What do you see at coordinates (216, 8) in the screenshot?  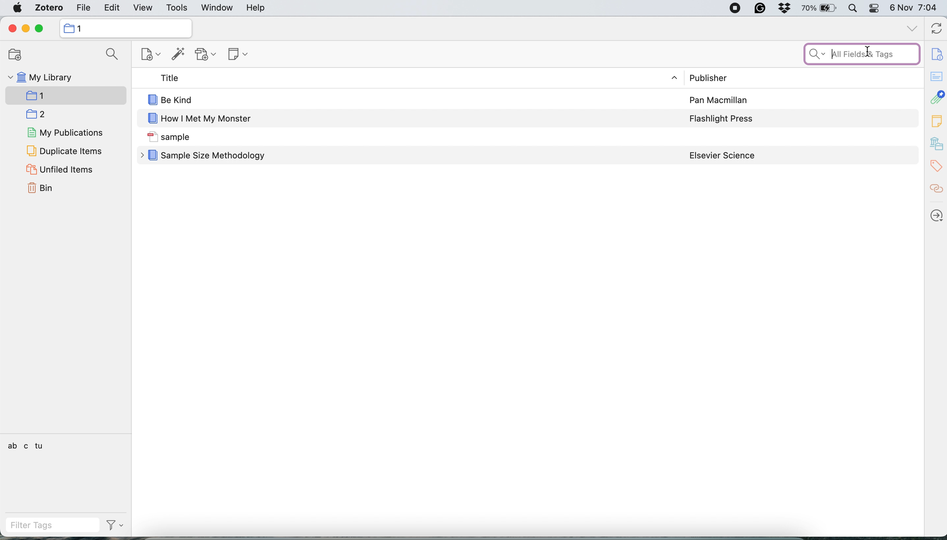 I see `window` at bounding box center [216, 8].